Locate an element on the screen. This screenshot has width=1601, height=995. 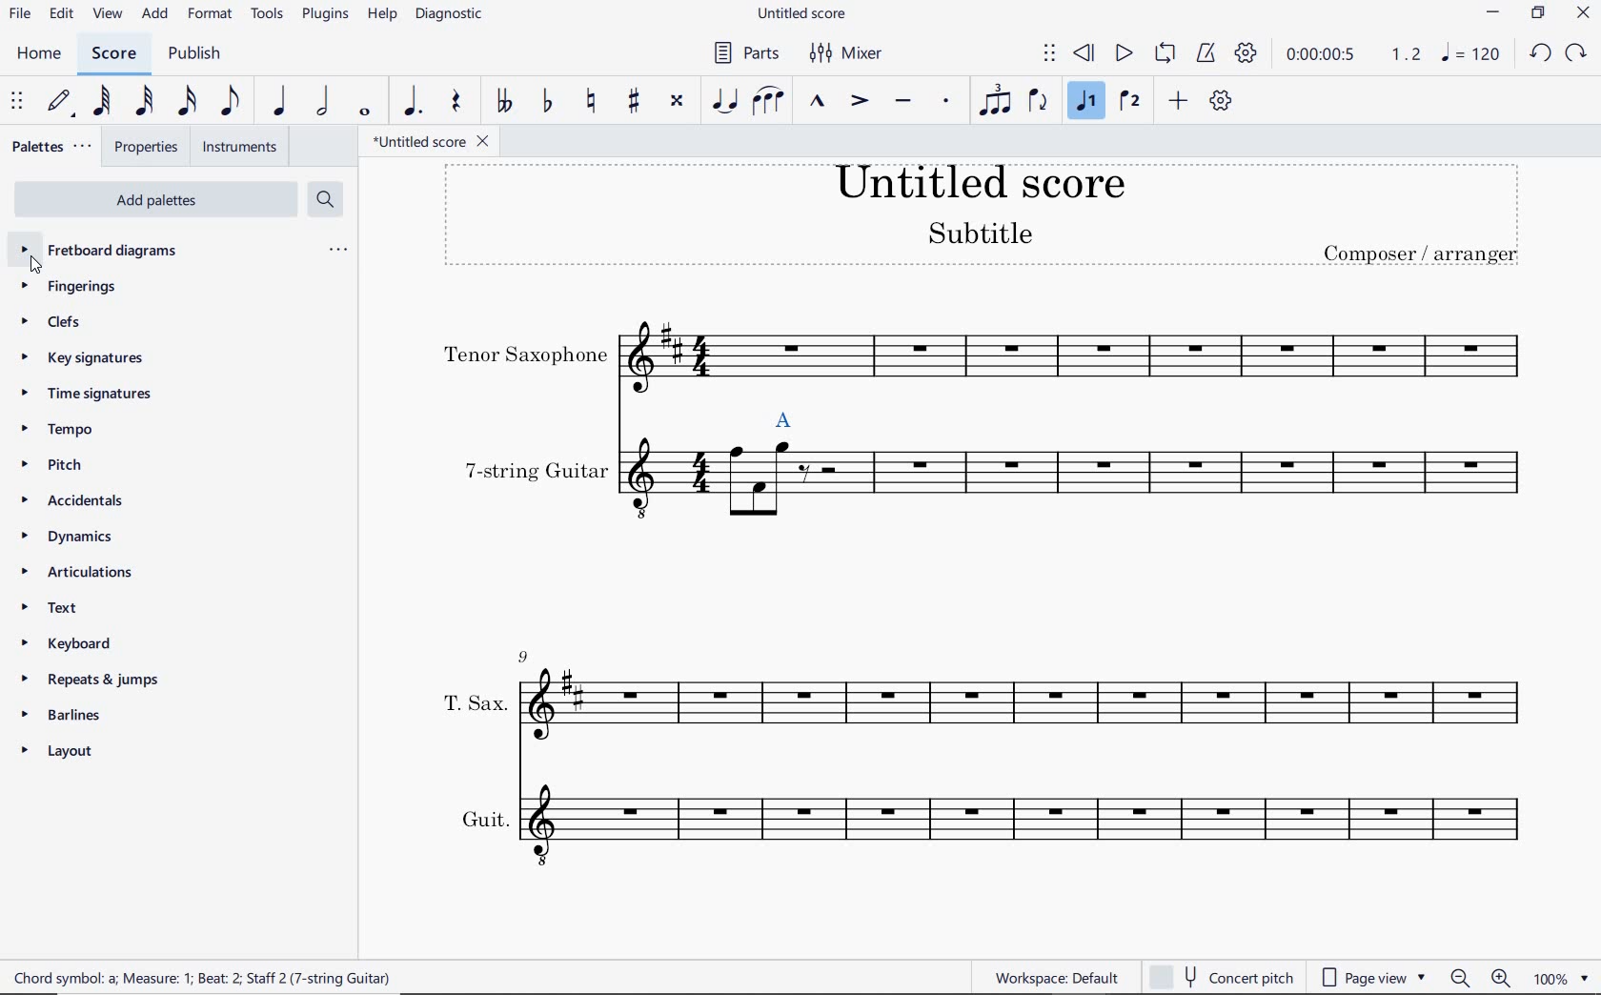
INSTRUMENT: GUIT is located at coordinates (988, 823).